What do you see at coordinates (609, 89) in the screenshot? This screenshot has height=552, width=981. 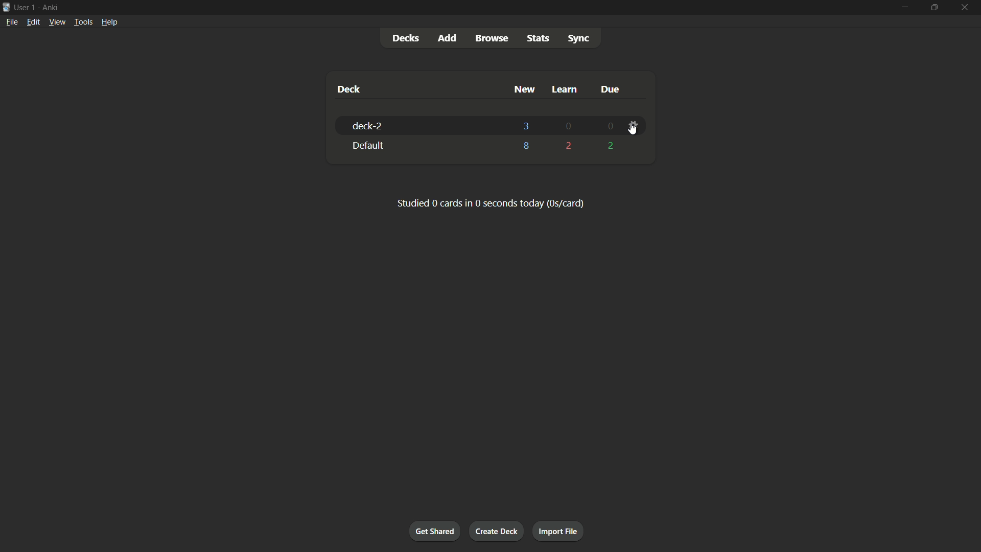 I see `due` at bounding box center [609, 89].